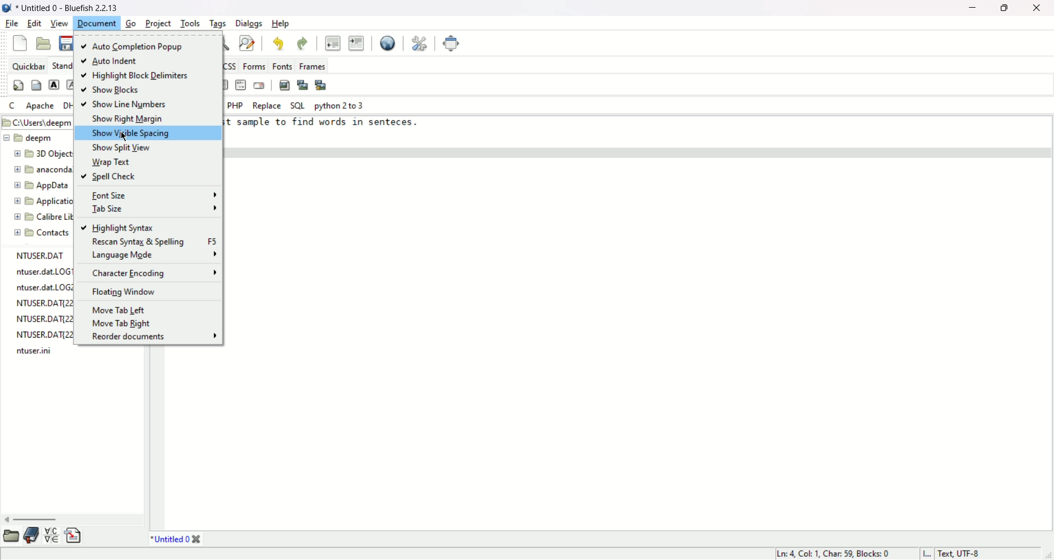 The width and height of the screenshot is (1054, 560). Describe the element at coordinates (190, 23) in the screenshot. I see `tools` at that location.